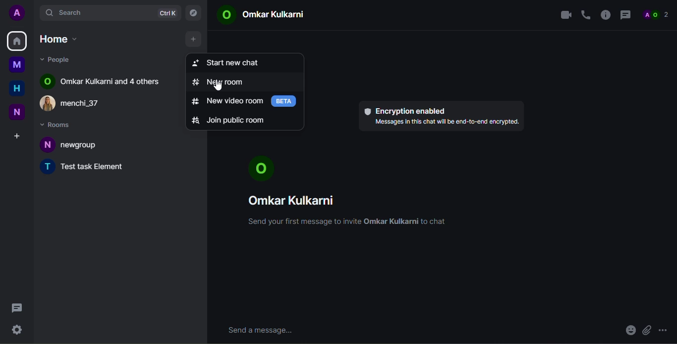 Image resolution: width=677 pixels, height=344 pixels. I want to click on people, so click(59, 59).